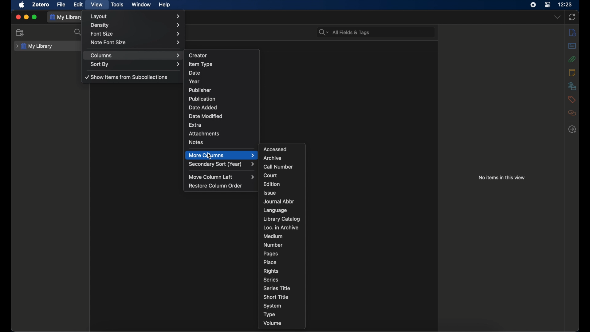 The image size is (590, 332). Describe the element at coordinates (270, 254) in the screenshot. I see `pages` at that location.